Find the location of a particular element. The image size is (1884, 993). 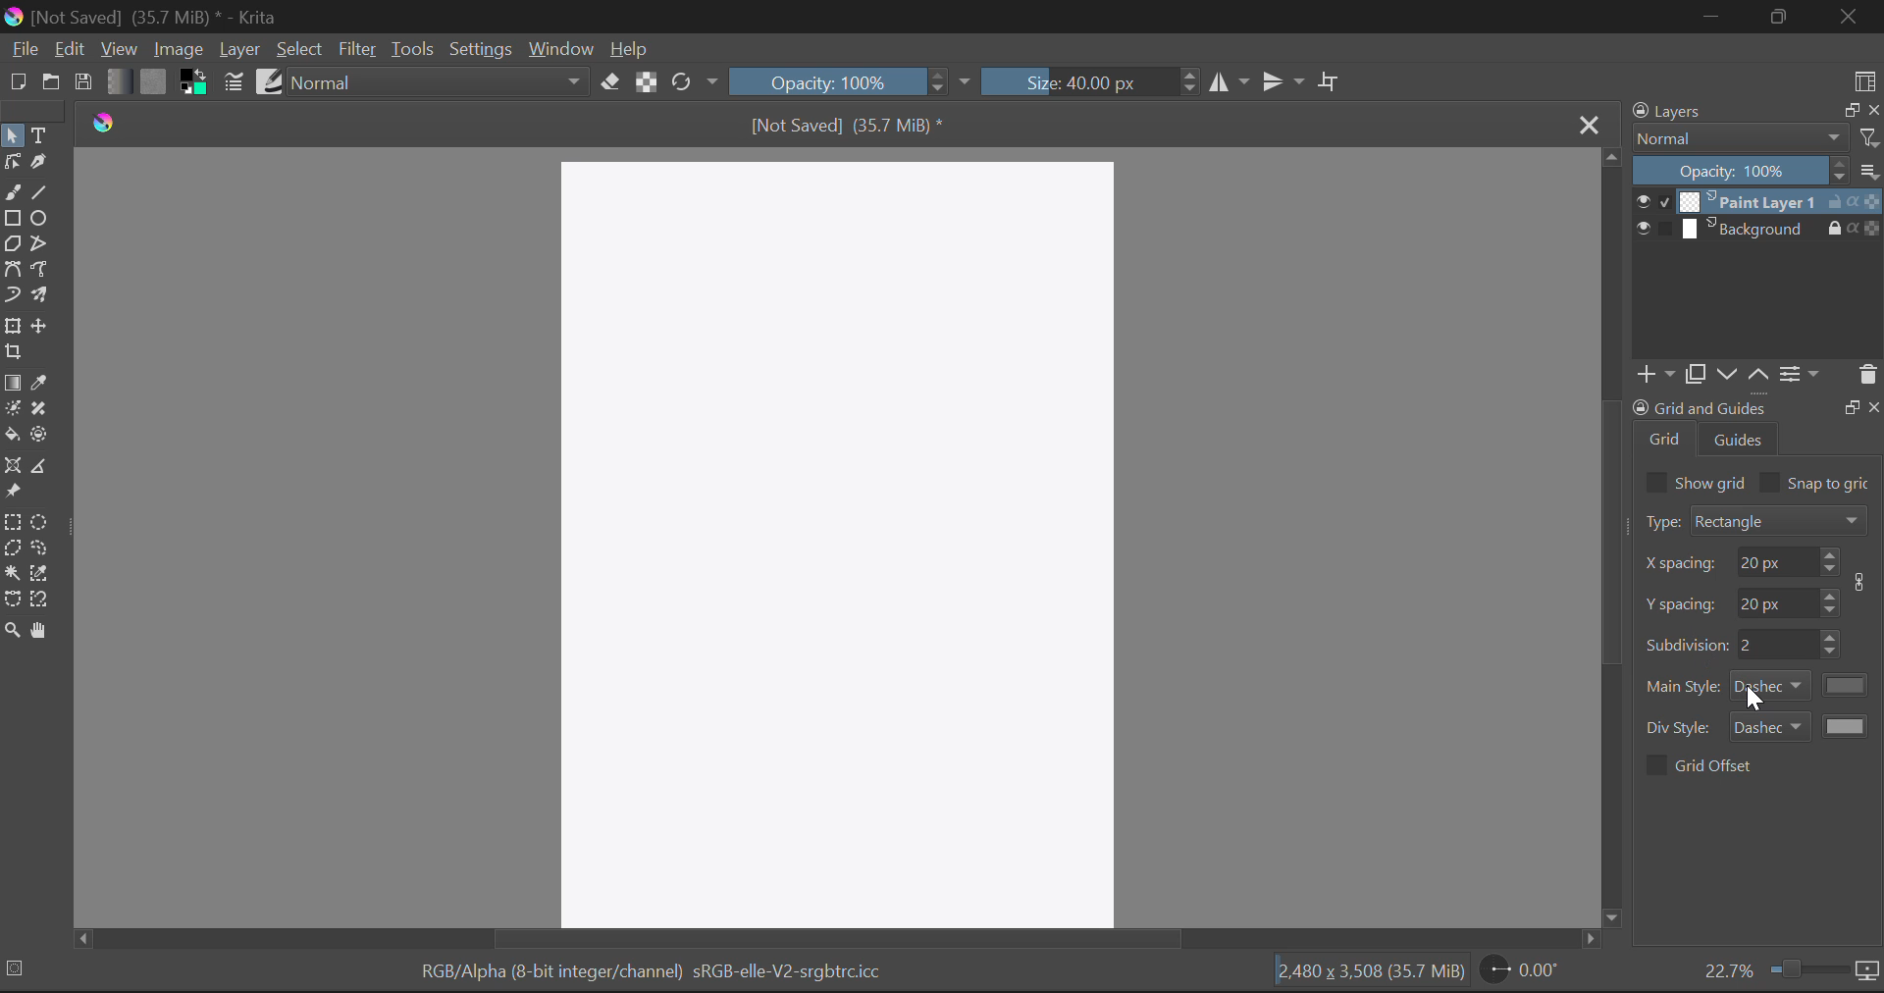

snap to grid is located at coordinates (1831, 485).